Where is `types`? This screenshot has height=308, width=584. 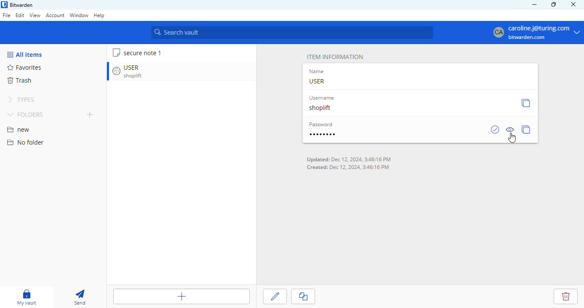 types is located at coordinates (23, 100).